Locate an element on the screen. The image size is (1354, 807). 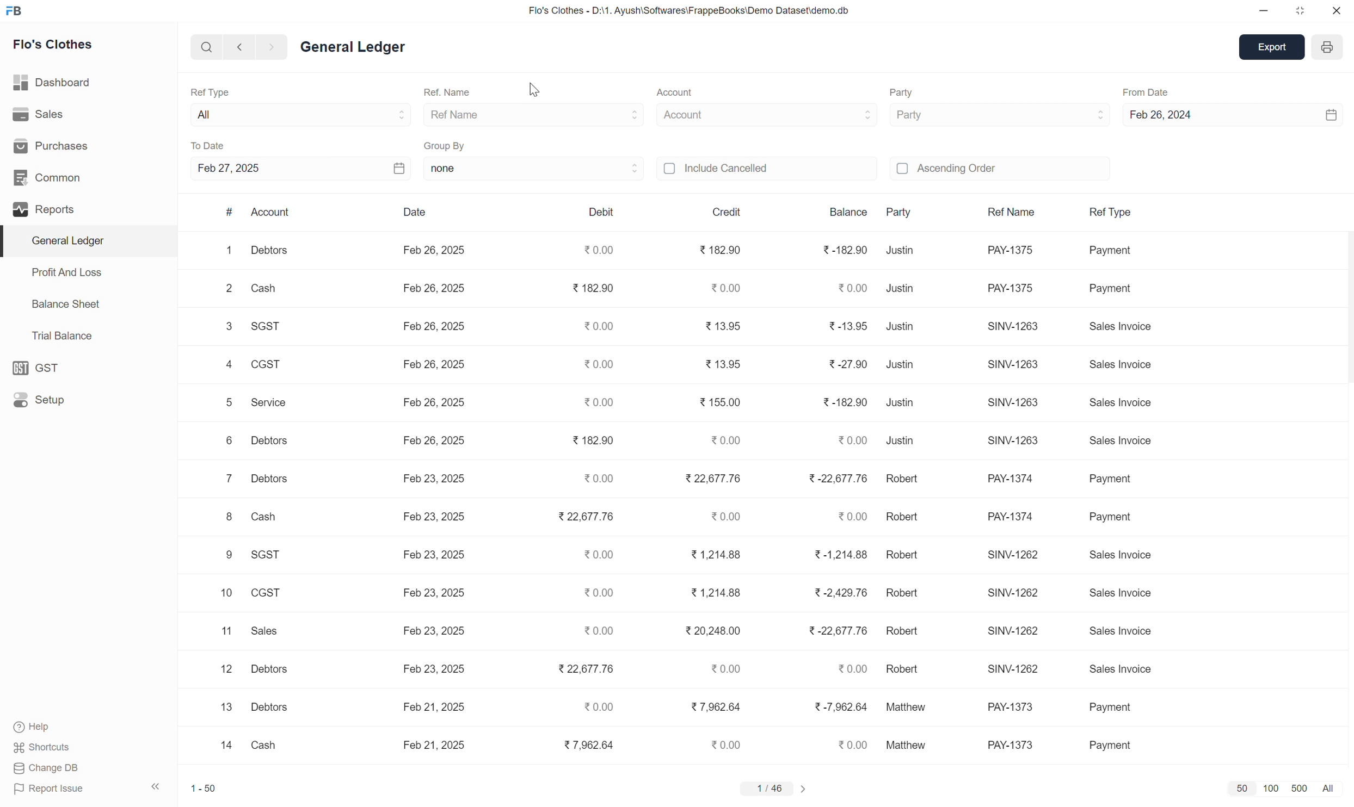
feb 26, 2025 is located at coordinates (434, 554).